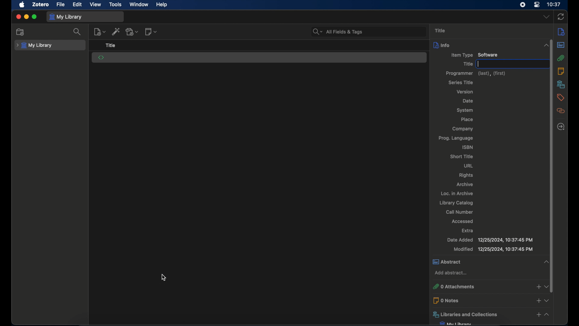 The height and width of the screenshot is (326, 579). Describe the element at coordinates (483, 261) in the screenshot. I see `abstract` at that location.